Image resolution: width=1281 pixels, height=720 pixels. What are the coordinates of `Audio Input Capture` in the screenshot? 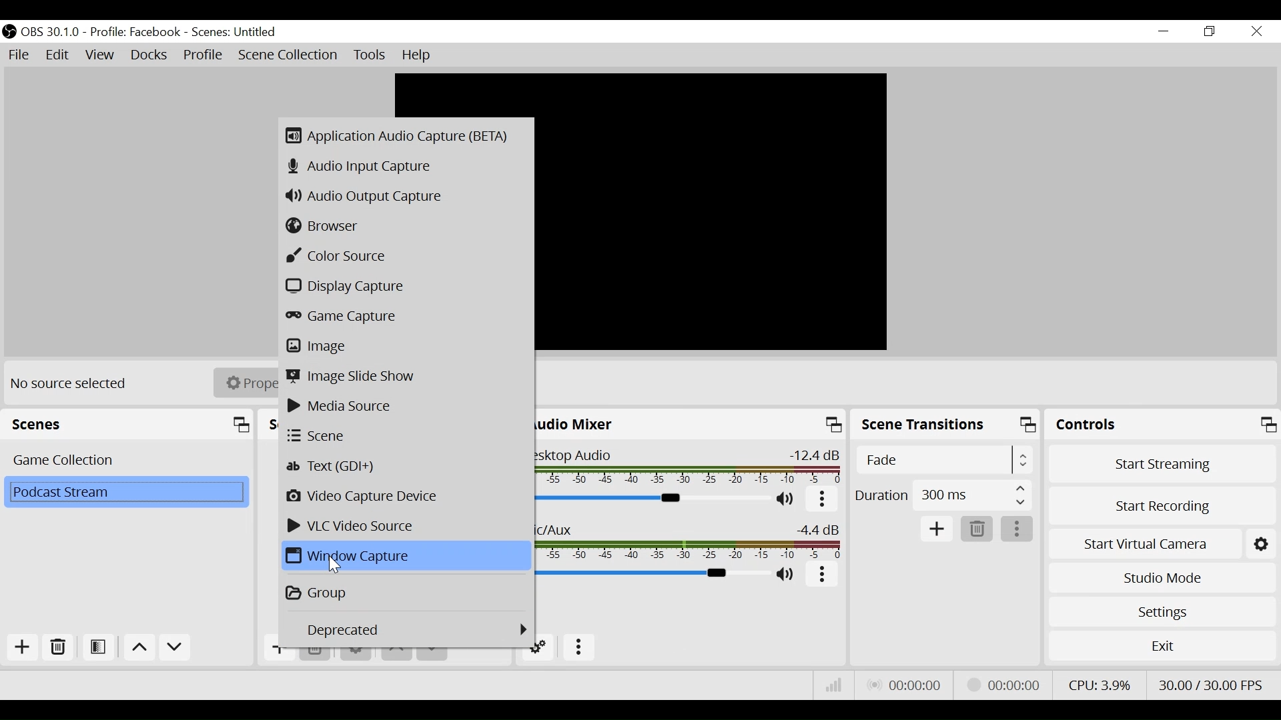 It's located at (405, 166).